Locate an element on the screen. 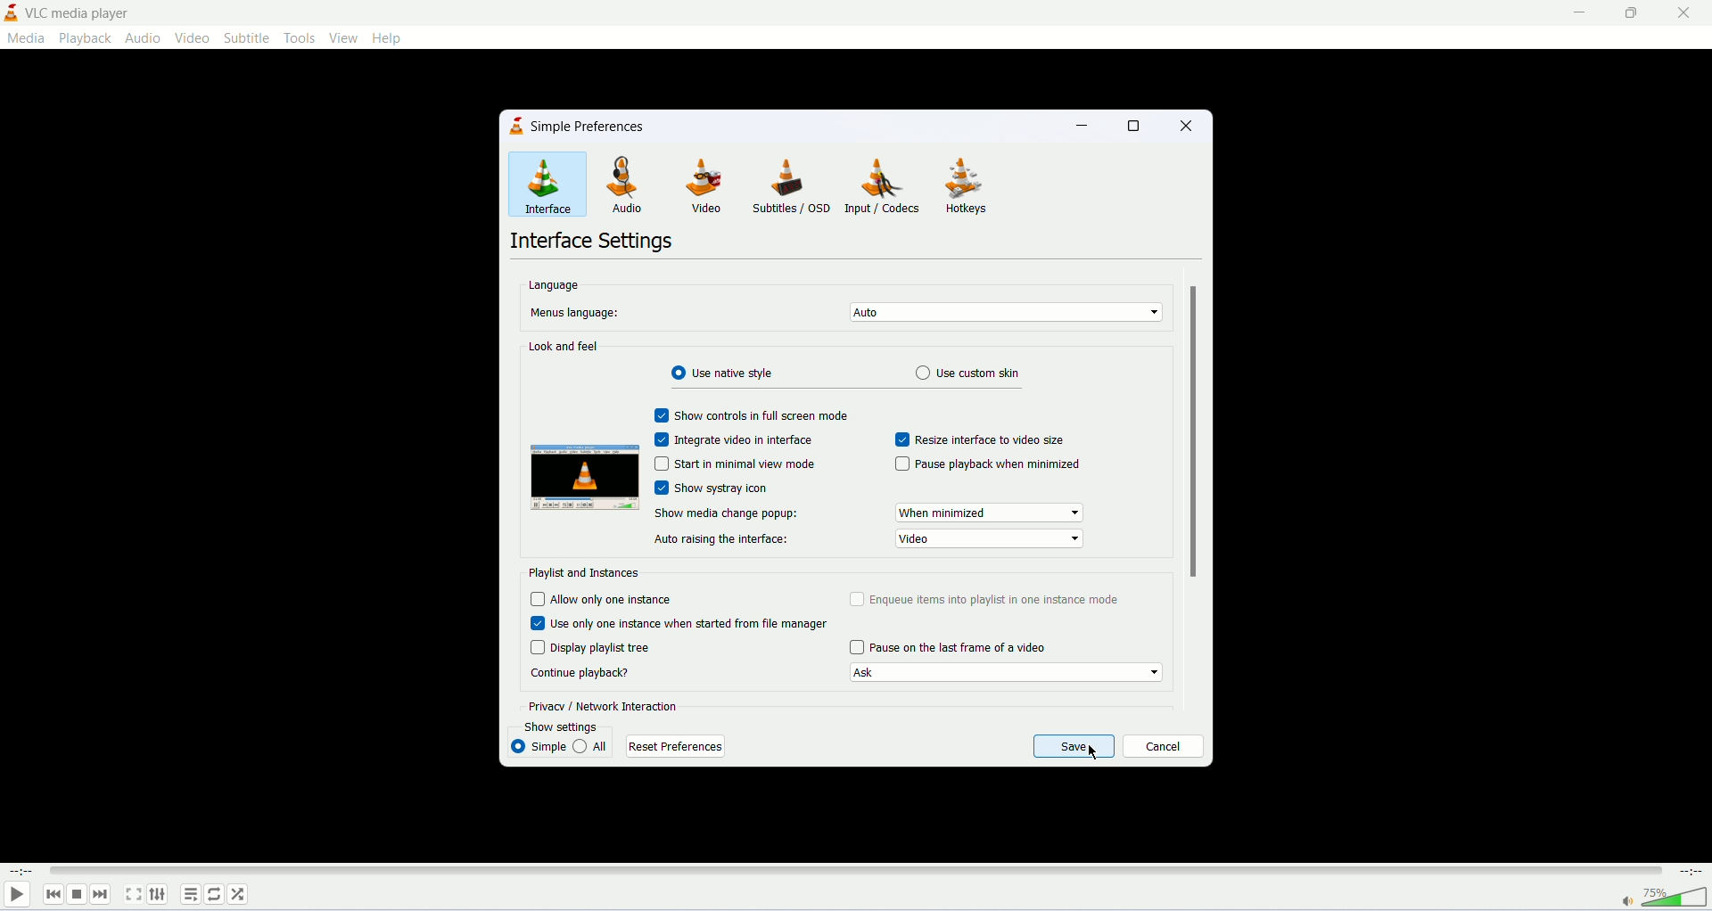  audio is located at coordinates (619, 183).